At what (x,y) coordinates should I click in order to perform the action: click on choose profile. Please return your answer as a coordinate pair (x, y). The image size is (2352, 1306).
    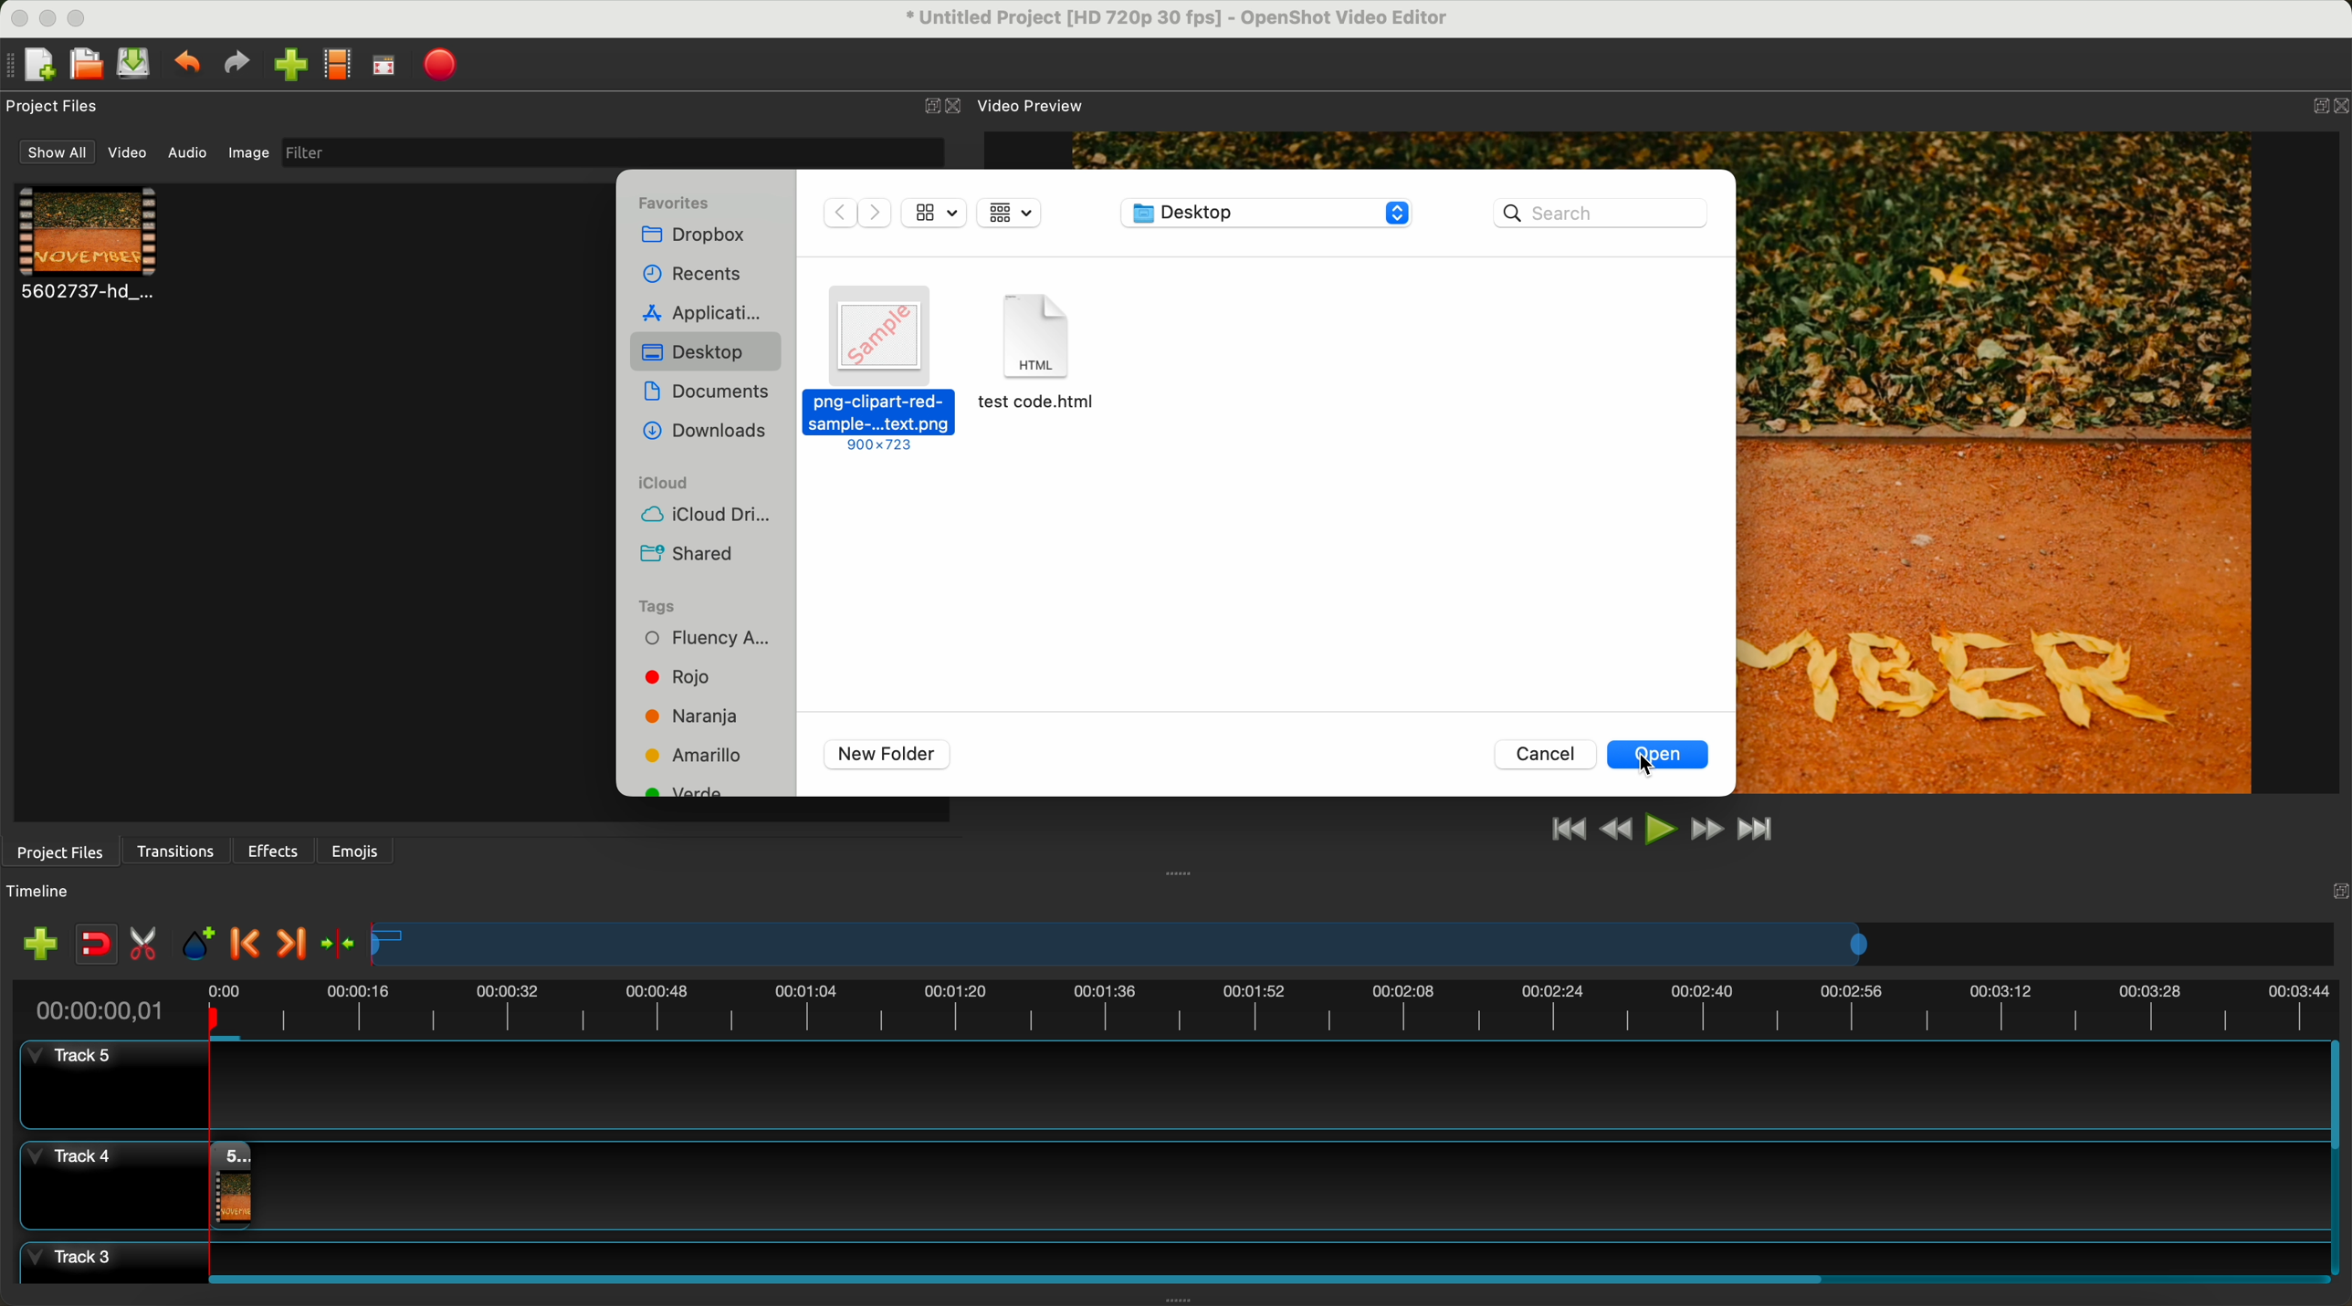
    Looking at the image, I should click on (342, 68).